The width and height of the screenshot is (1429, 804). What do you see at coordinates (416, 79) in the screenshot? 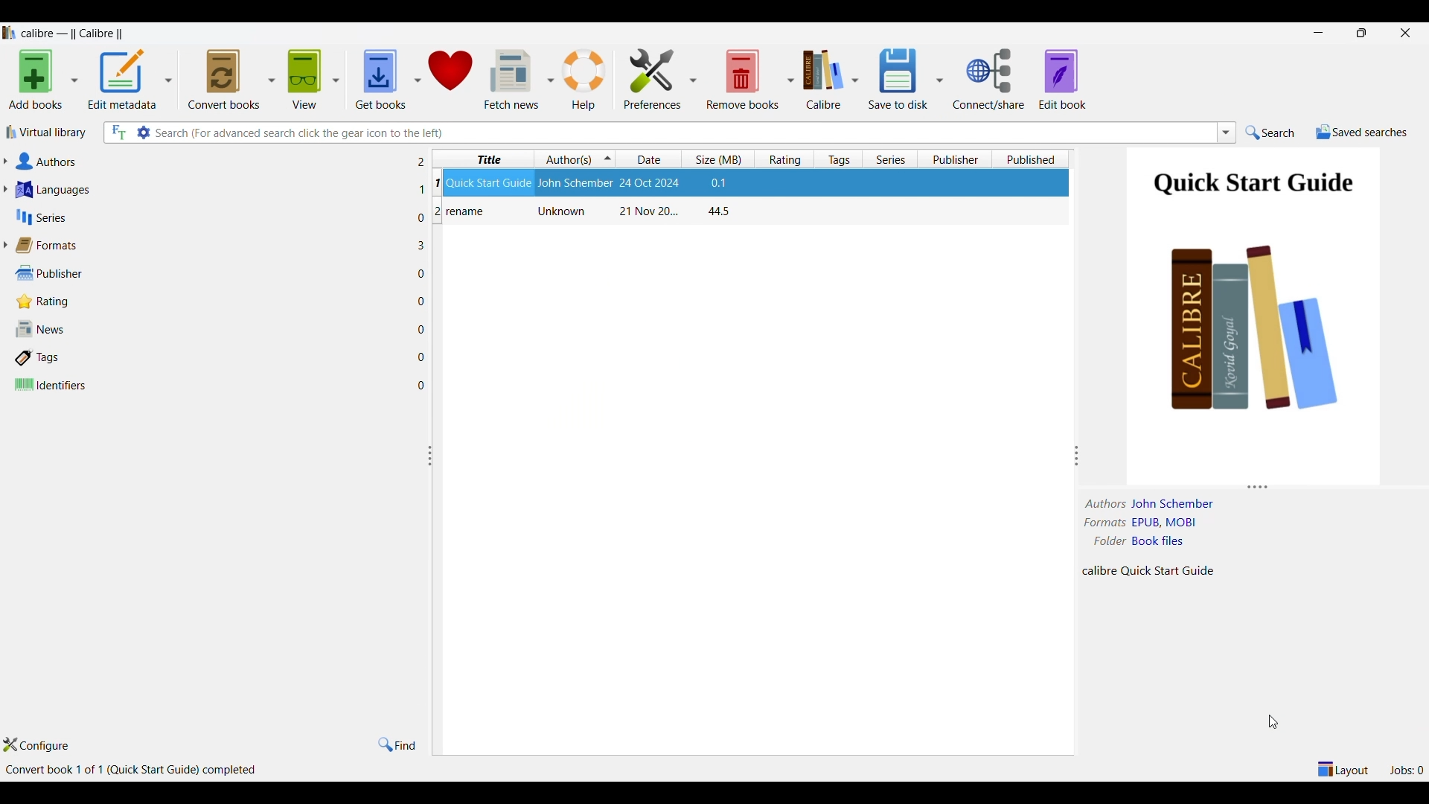
I see `Get book options` at bounding box center [416, 79].